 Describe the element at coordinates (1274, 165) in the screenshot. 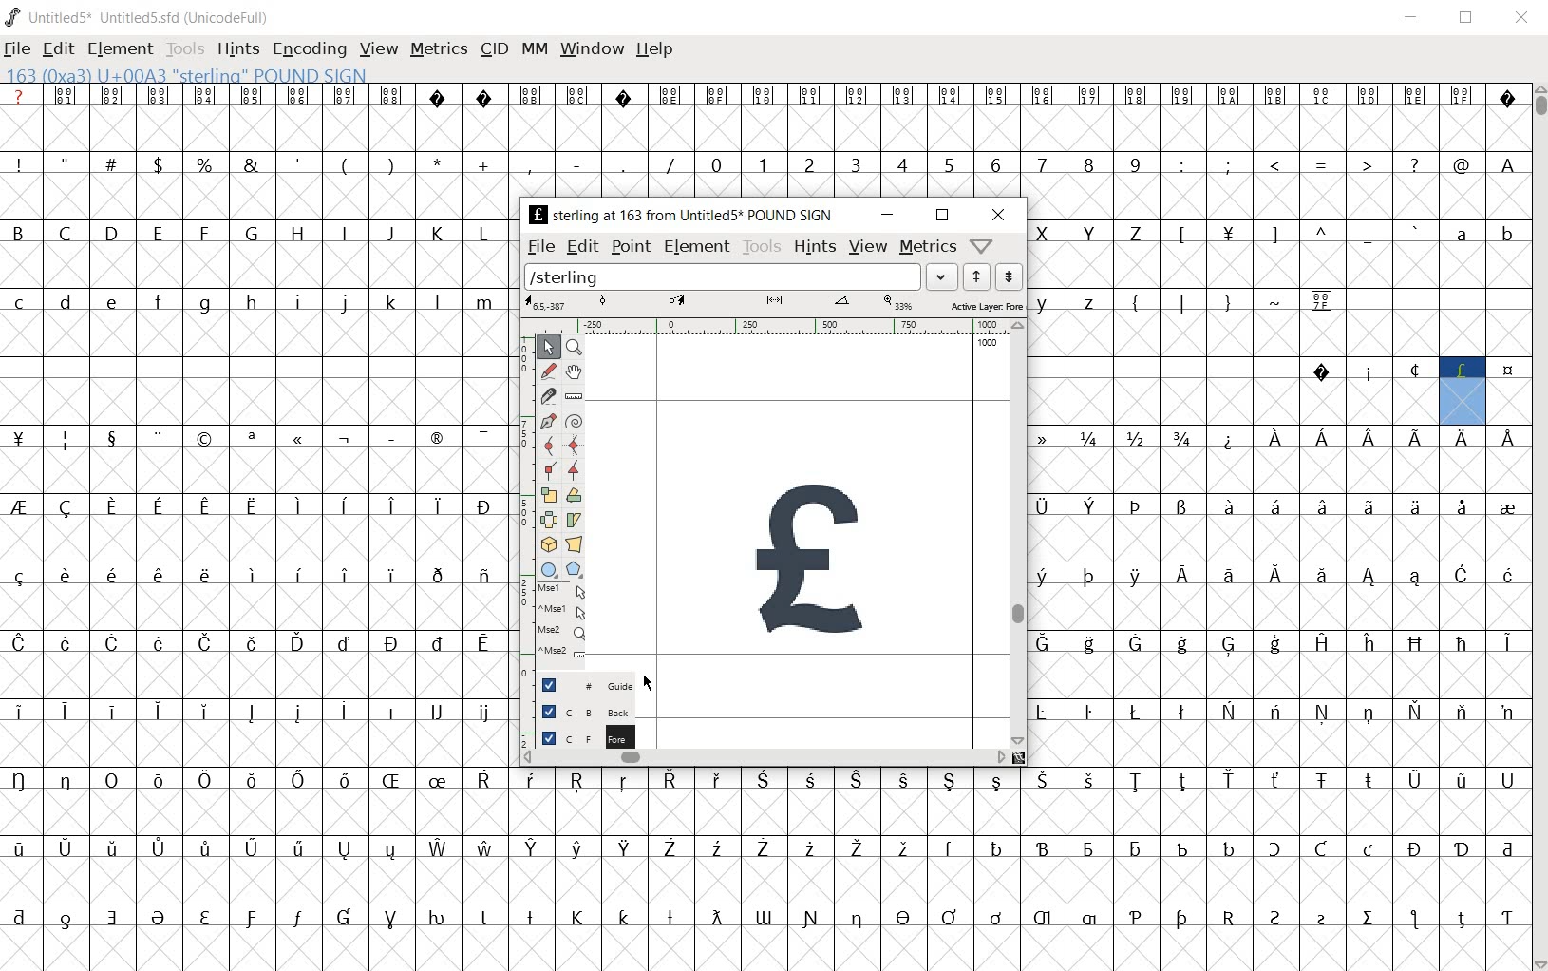

I see `<` at that location.